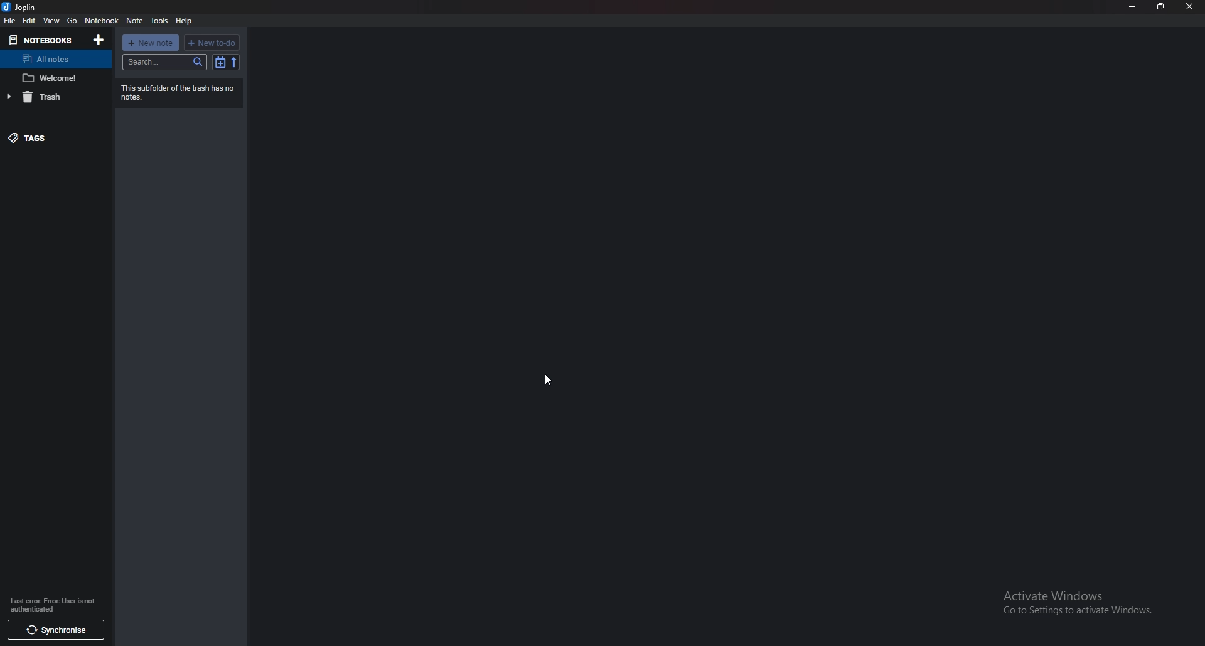 Image resolution: width=1205 pixels, height=646 pixels. I want to click on tools, so click(159, 21).